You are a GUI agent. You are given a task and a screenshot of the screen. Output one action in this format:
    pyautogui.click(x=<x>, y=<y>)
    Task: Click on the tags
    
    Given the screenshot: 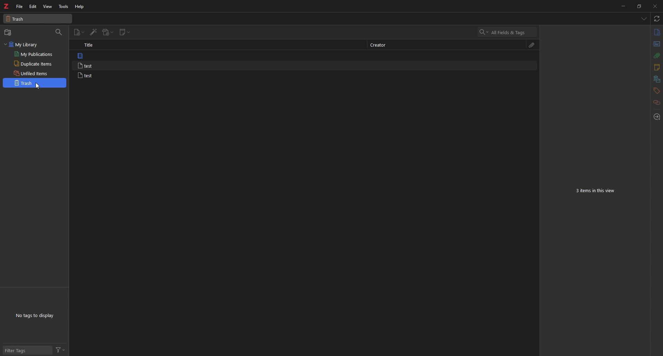 What is the action you would take?
    pyautogui.click(x=656, y=91)
    